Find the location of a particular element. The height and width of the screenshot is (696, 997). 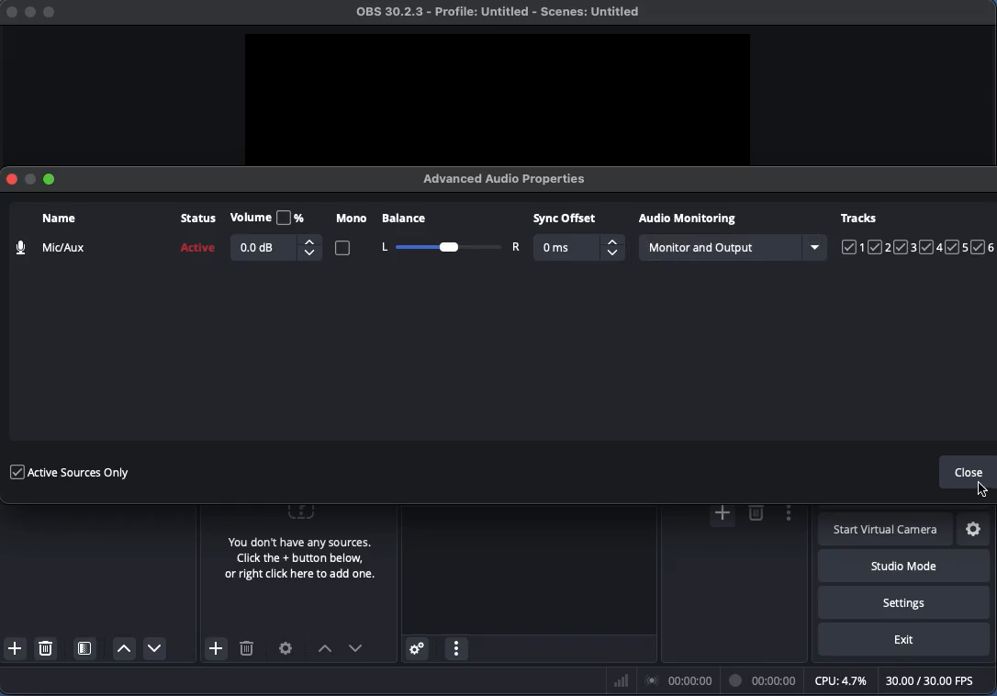

Name is located at coordinates (49, 235).